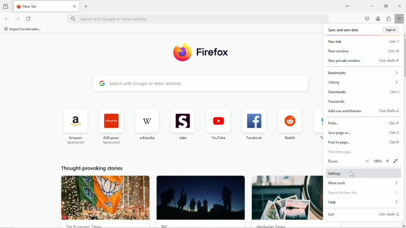  What do you see at coordinates (400, 6) in the screenshot?
I see `Close` at bounding box center [400, 6].